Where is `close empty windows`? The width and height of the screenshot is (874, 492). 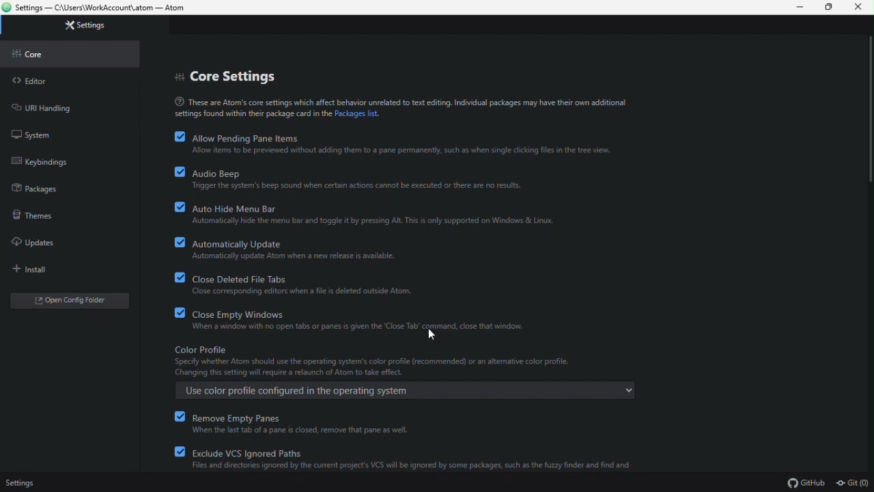
close empty windows is located at coordinates (365, 321).